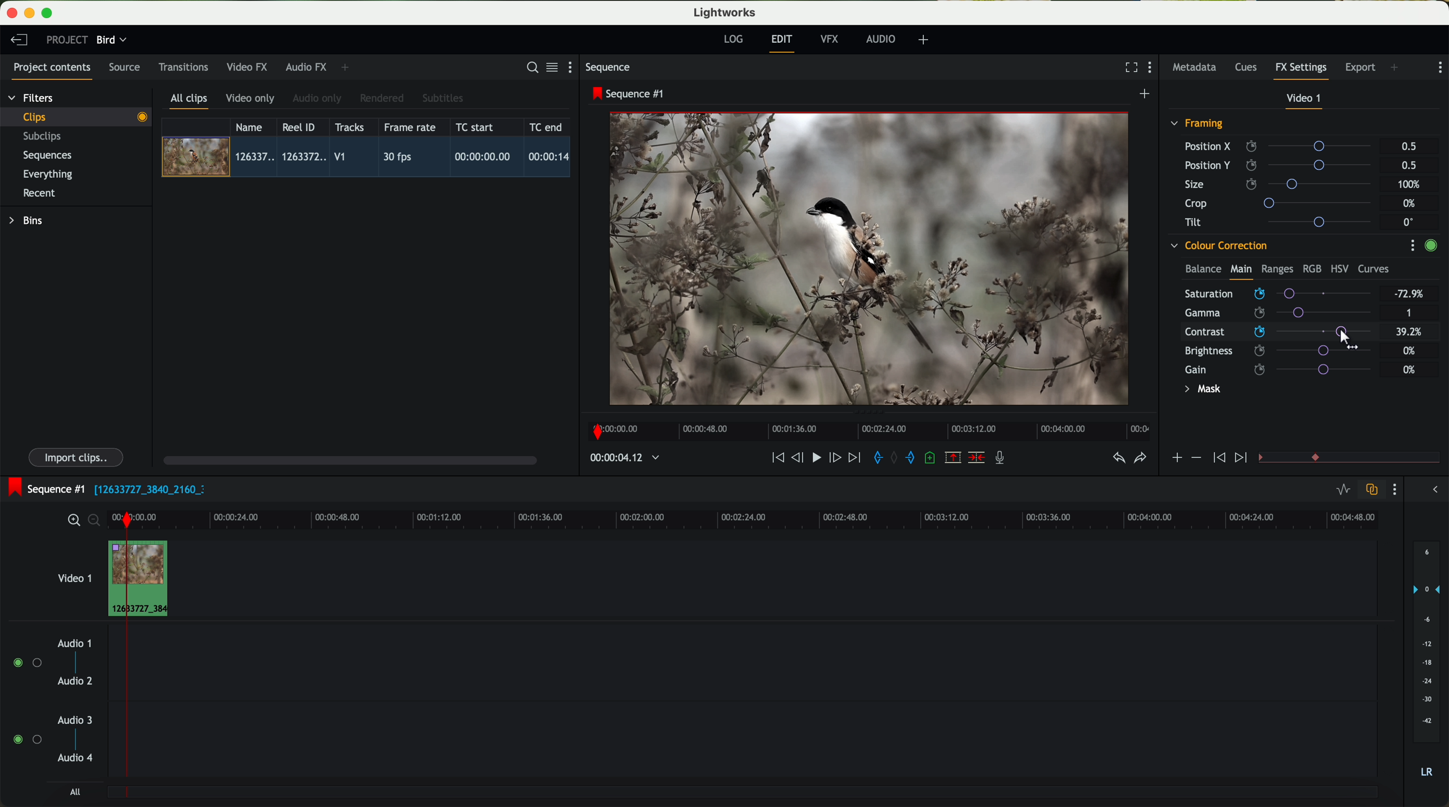 The width and height of the screenshot is (1449, 807). What do you see at coordinates (931, 458) in the screenshot?
I see `add a cue at the current position` at bounding box center [931, 458].